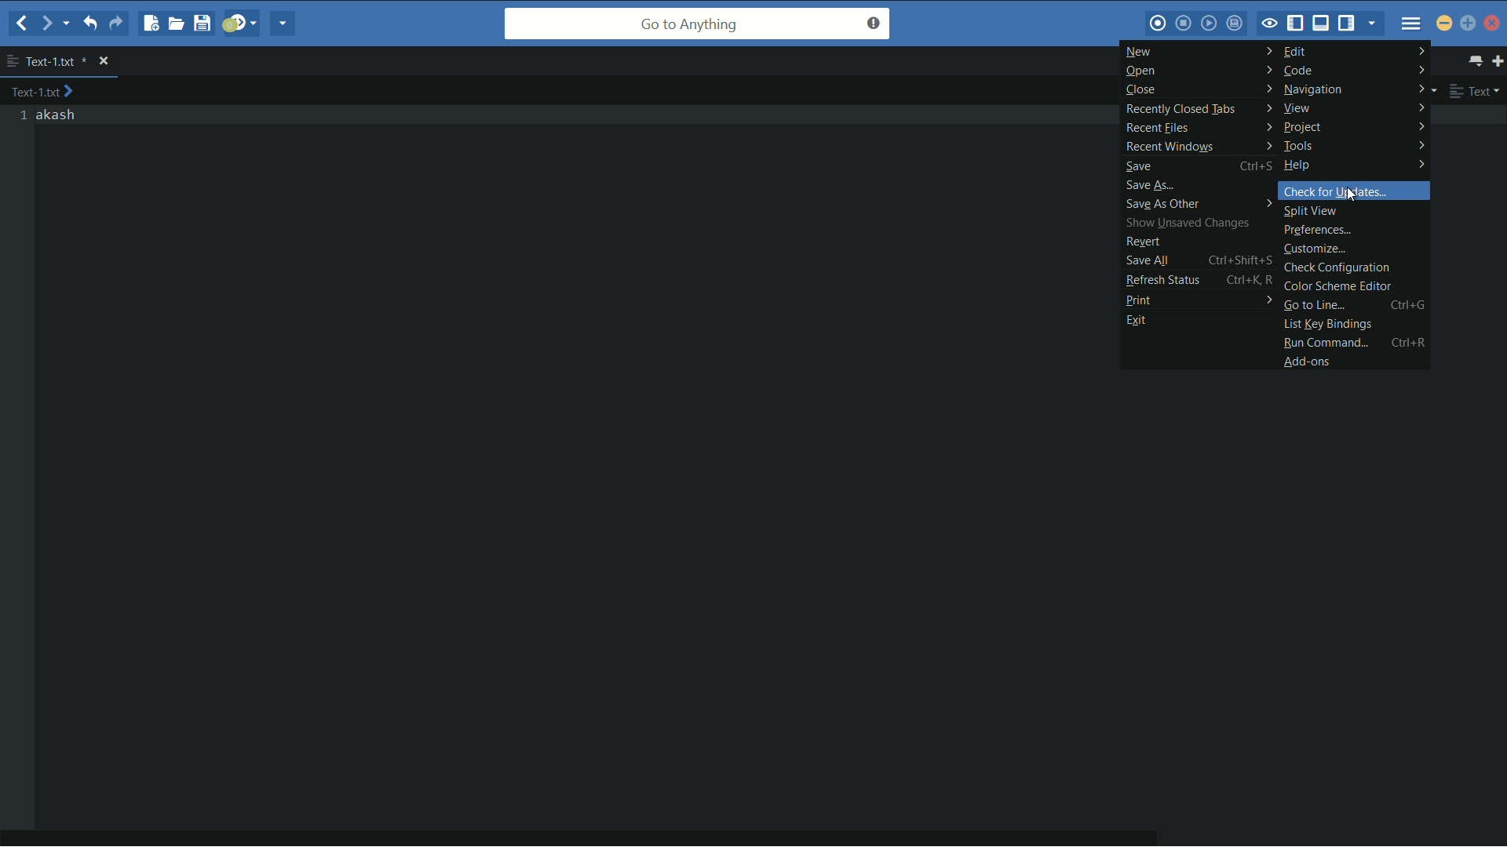  What do you see at coordinates (1297, 23) in the screenshot?
I see `show/hide left panel` at bounding box center [1297, 23].